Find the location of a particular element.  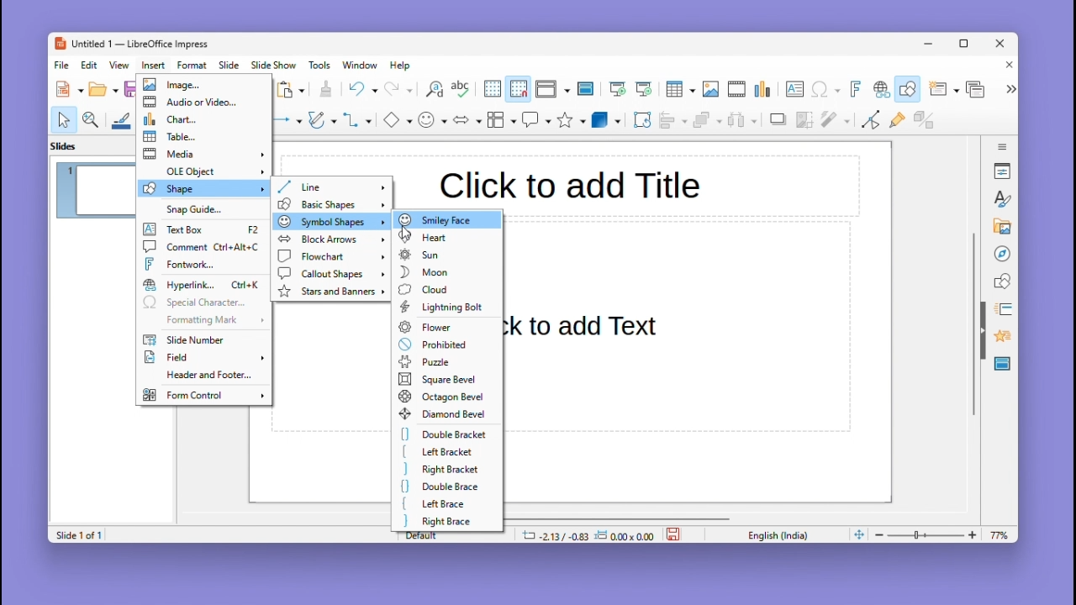

Shadow is located at coordinates (778, 123).